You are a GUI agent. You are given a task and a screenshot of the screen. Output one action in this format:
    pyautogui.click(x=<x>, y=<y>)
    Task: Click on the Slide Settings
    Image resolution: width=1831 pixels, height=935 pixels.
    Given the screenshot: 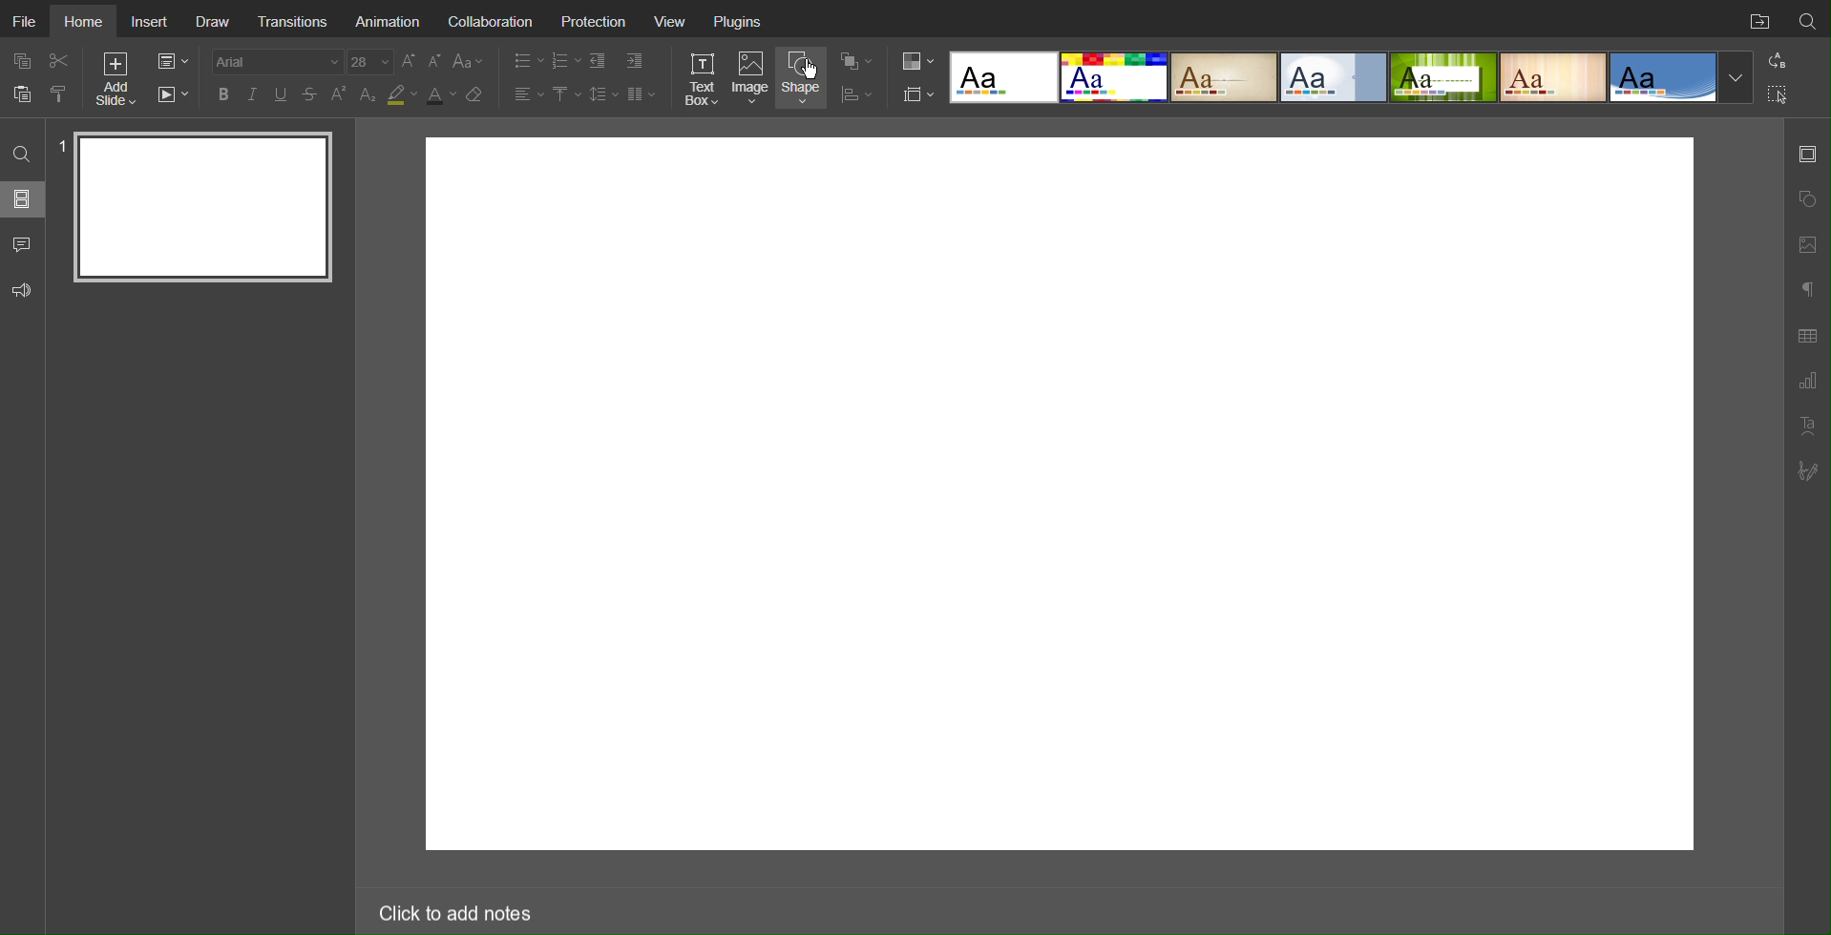 What is the action you would take?
    pyautogui.click(x=1807, y=154)
    